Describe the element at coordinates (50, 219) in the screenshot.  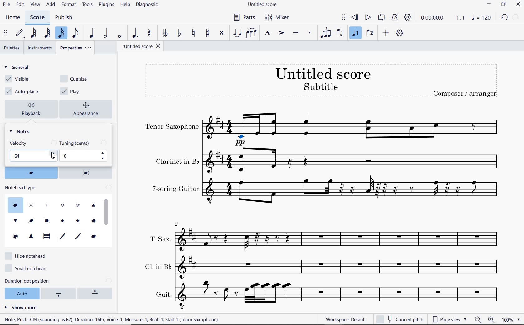
I see `Notehead type` at that location.